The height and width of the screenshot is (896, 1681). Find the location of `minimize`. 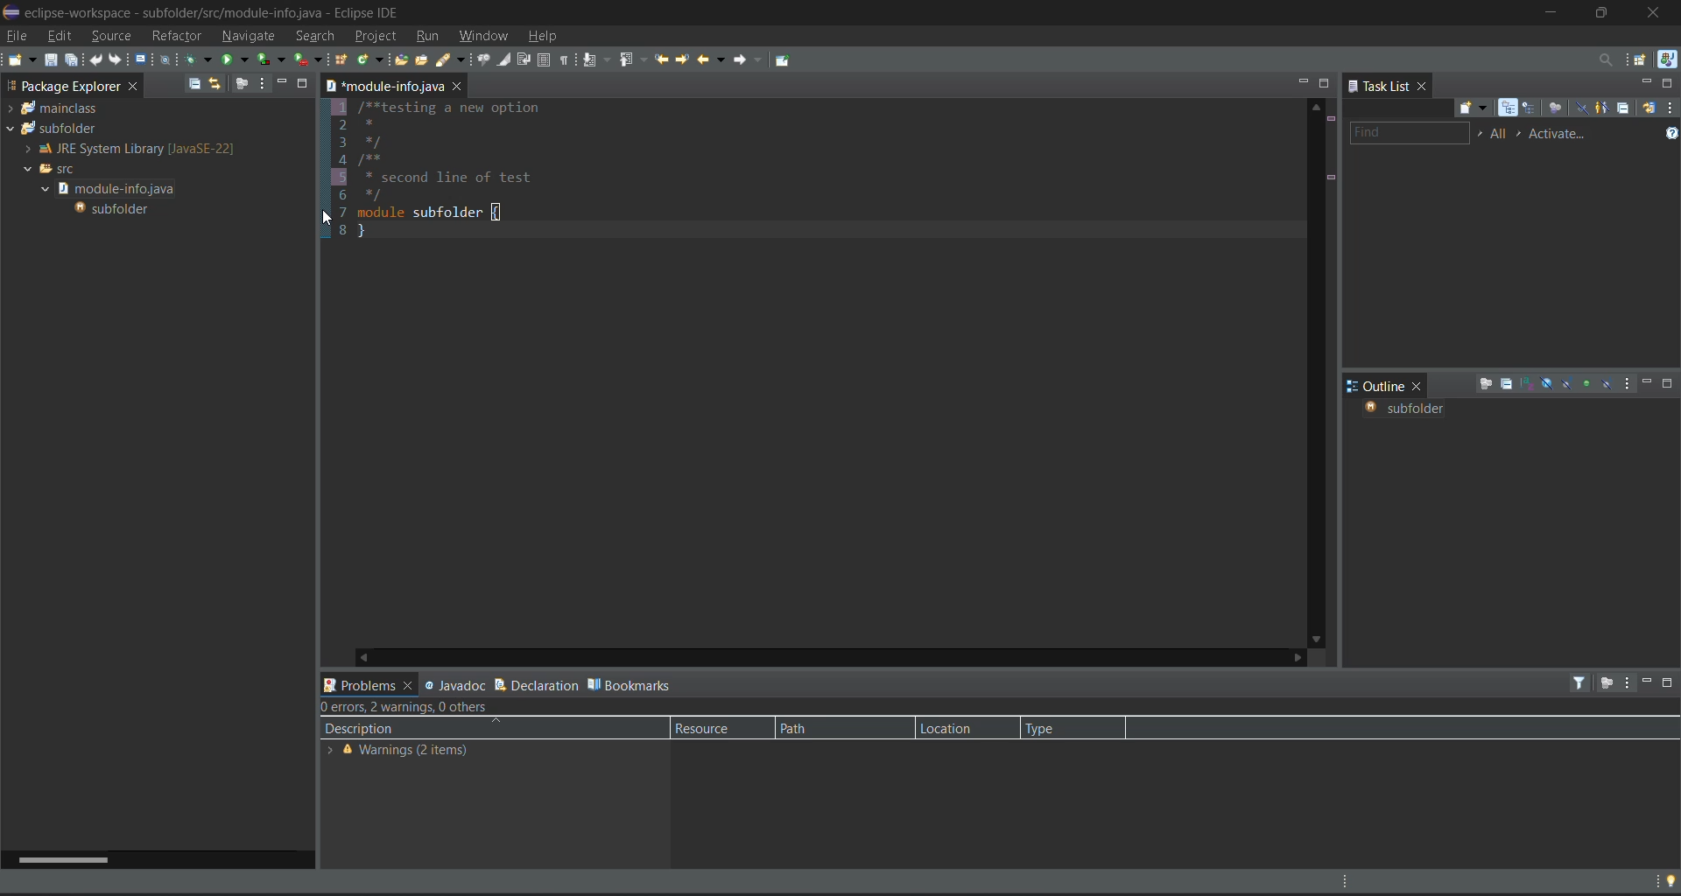

minimize is located at coordinates (279, 82).